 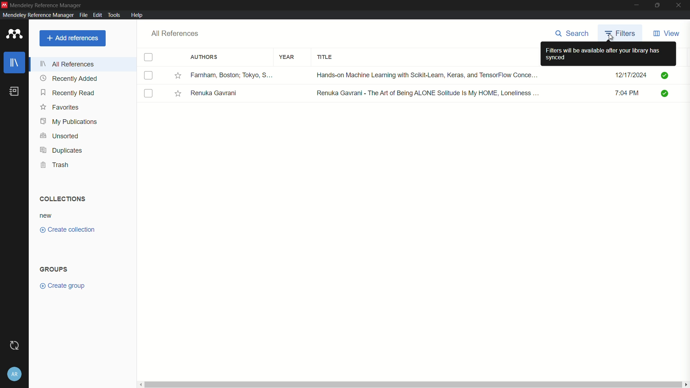 I want to click on help menu, so click(x=138, y=15).